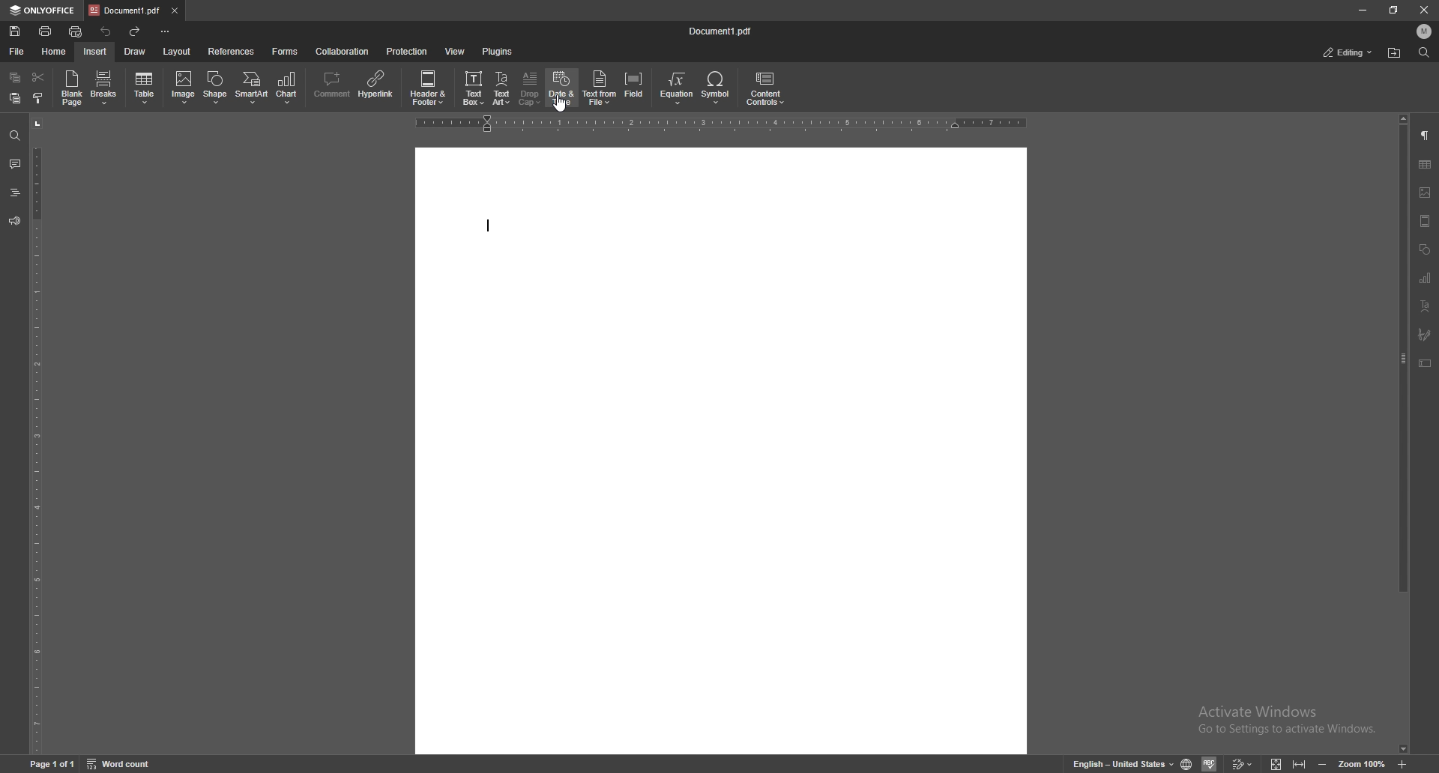 Image resolution: width=1439 pixels, height=773 pixels. I want to click on view, so click(455, 51).